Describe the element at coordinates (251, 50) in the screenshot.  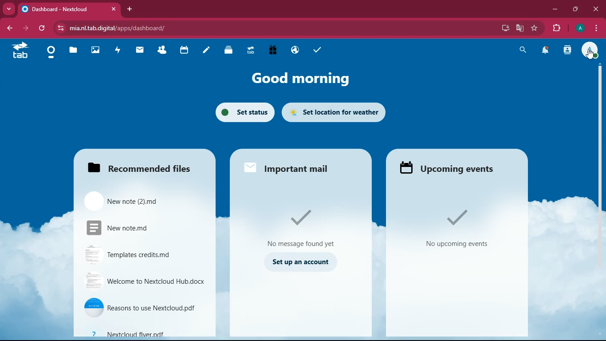
I see `tab` at that location.